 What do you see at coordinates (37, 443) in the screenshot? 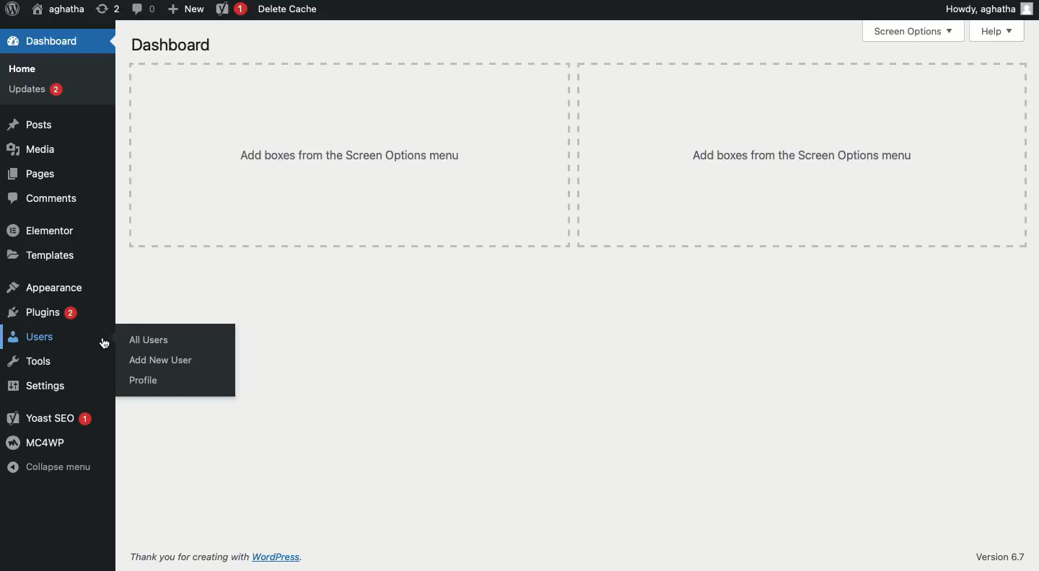
I see `MC4WP` at bounding box center [37, 443].